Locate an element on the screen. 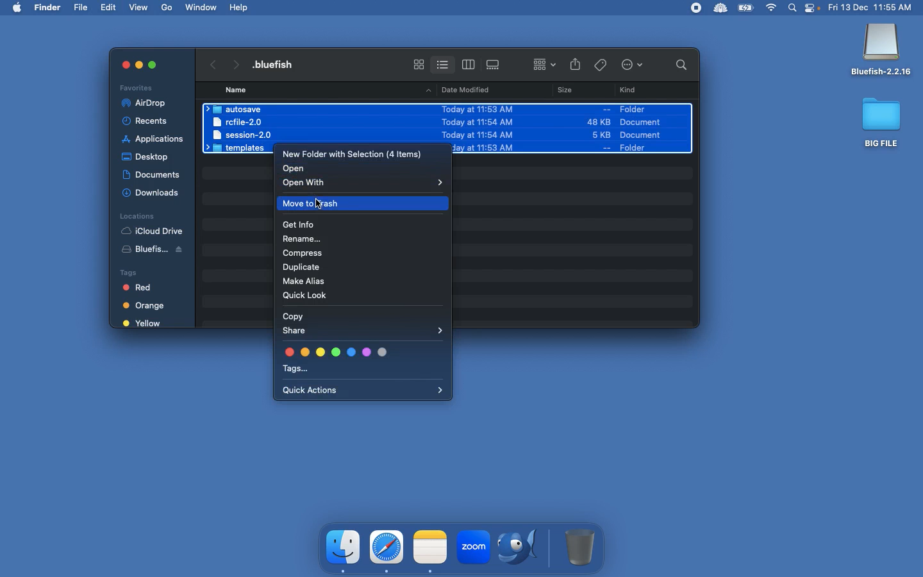 This screenshot has height=577, width=923. close is located at coordinates (119, 64).